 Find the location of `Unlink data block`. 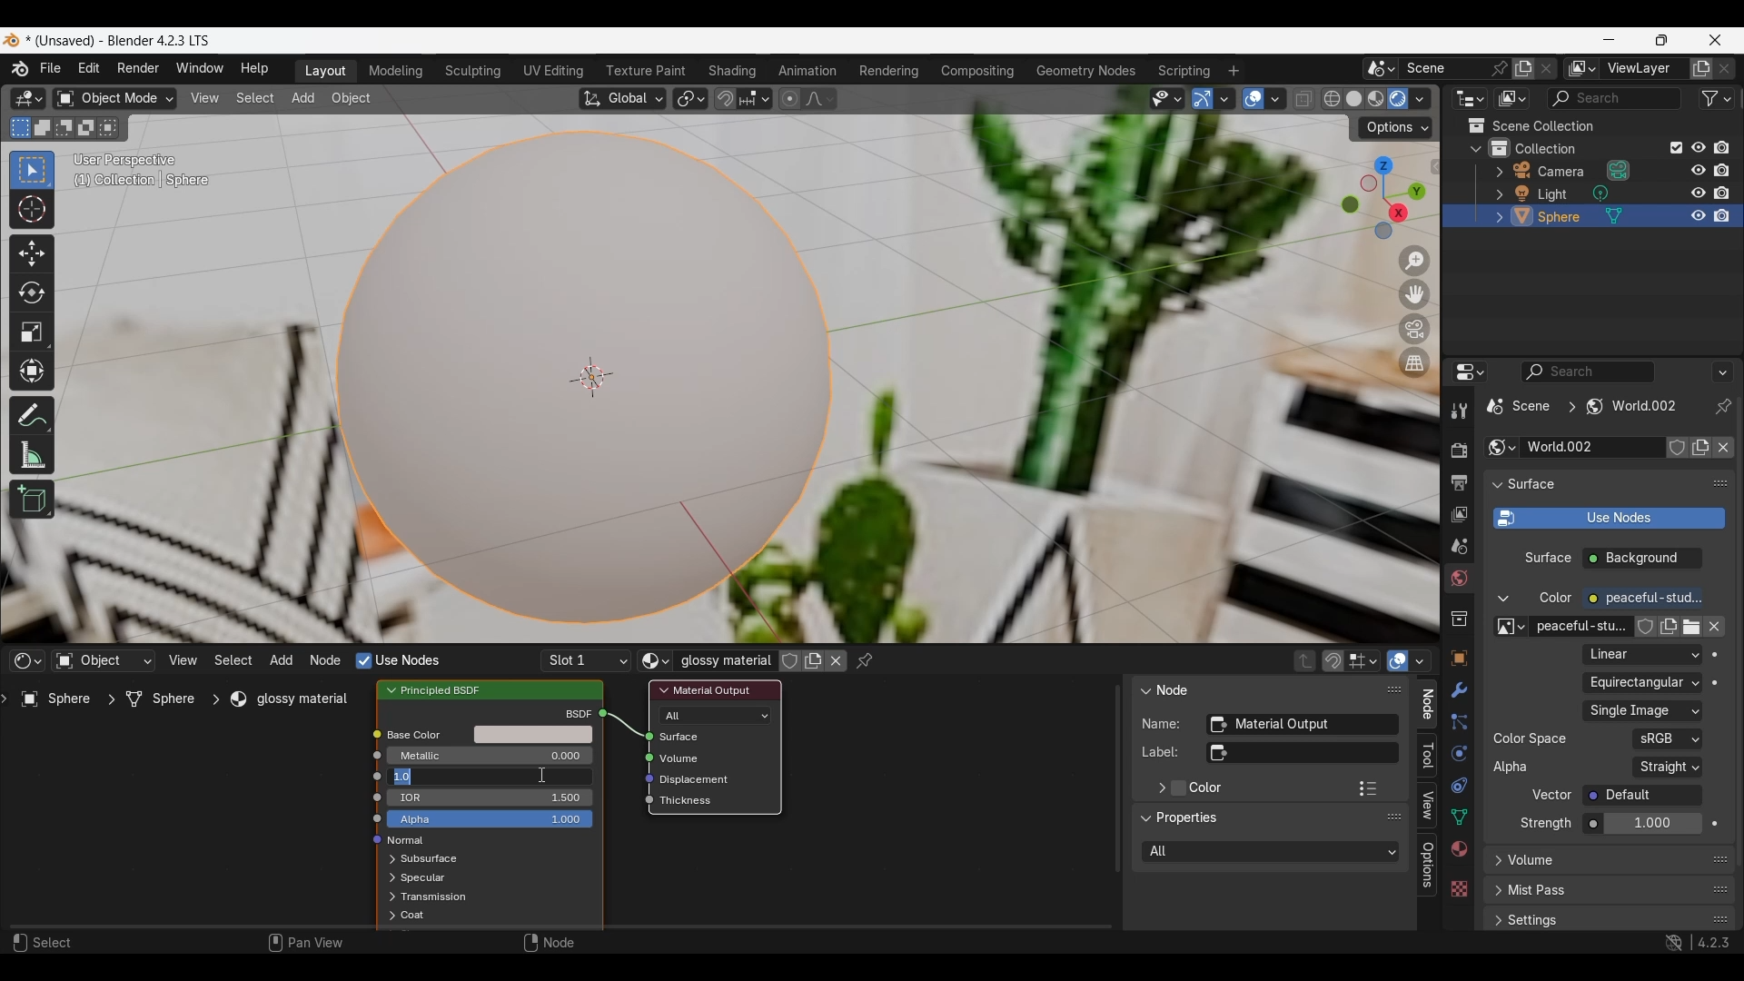

Unlink data block is located at coordinates (1714, 627).